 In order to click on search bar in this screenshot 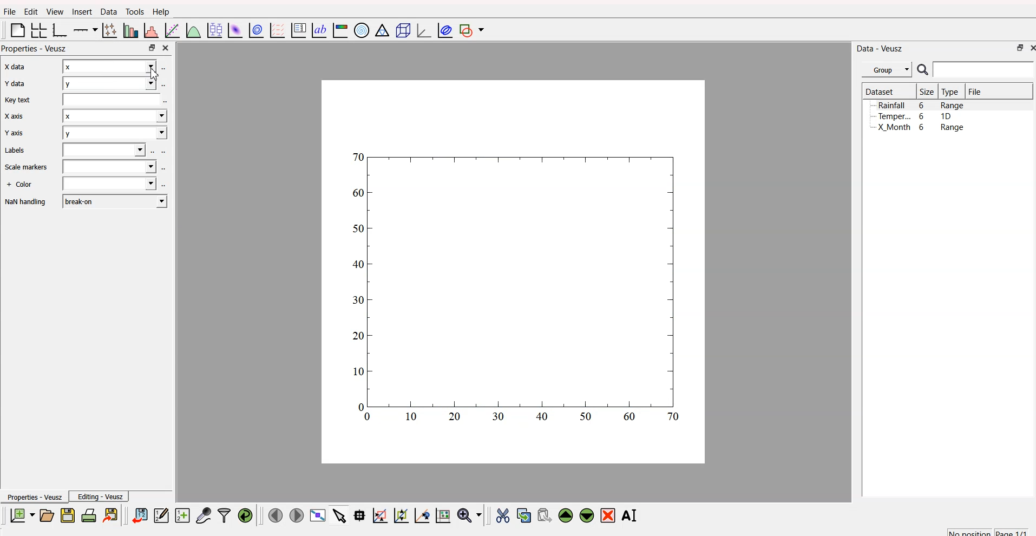, I will do `click(986, 71)`.